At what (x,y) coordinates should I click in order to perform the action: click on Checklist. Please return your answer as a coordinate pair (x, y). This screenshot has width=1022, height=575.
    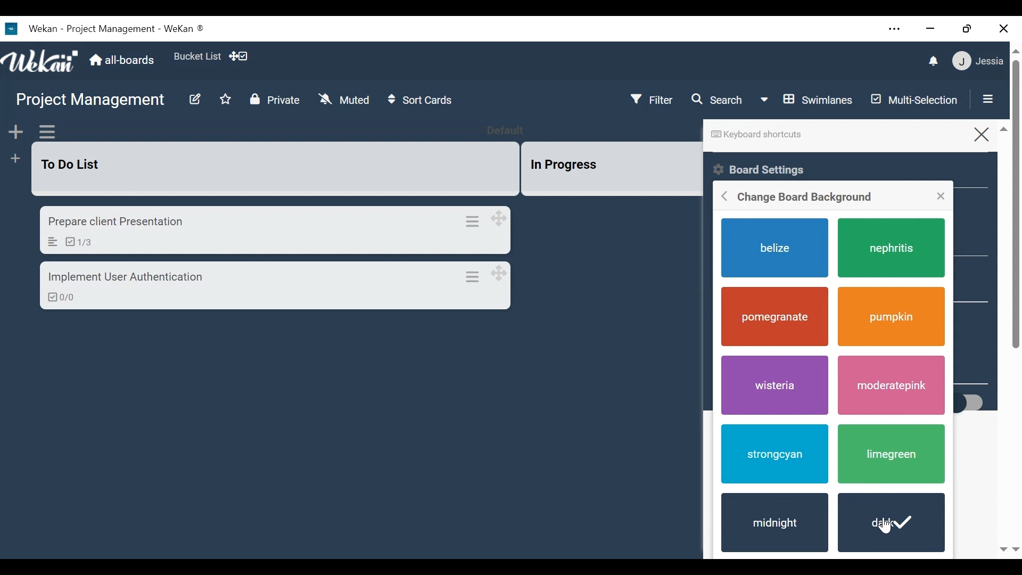
    Looking at the image, I should click on (58, 298).